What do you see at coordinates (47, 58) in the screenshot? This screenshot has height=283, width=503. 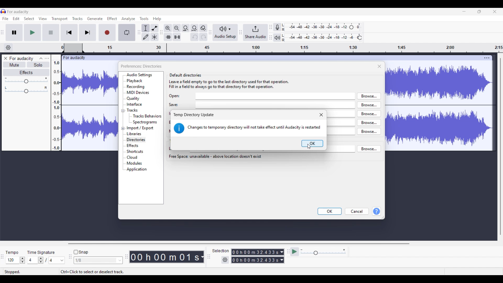 I see `Open menu` at bounding box center [47, 58].